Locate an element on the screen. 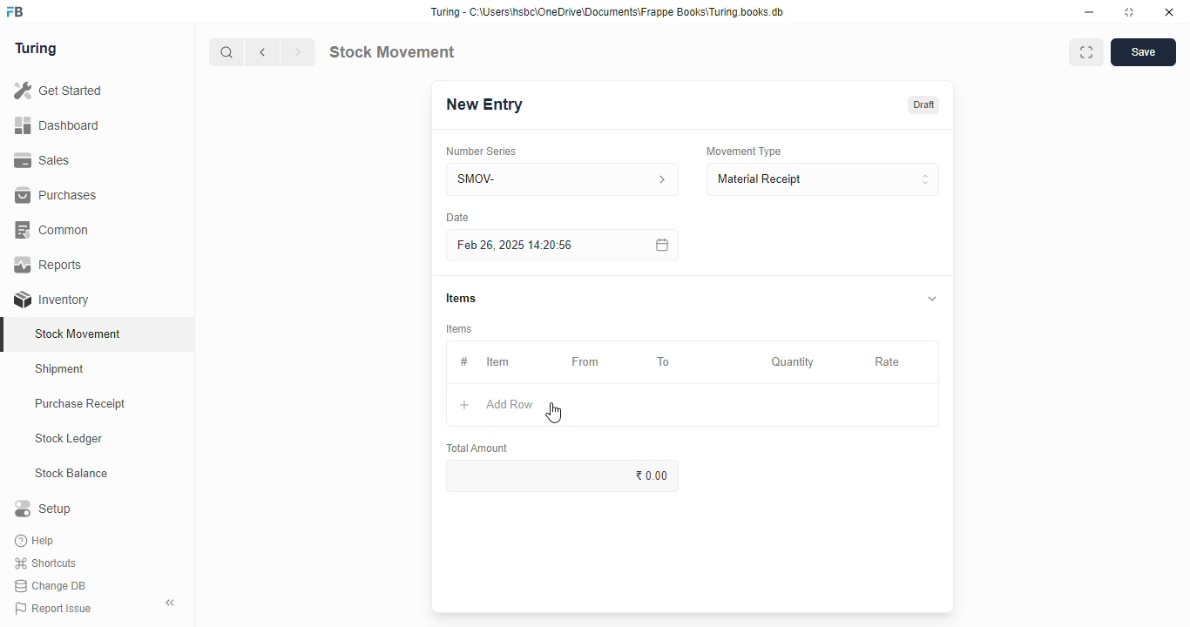 Image resolution: width=1190 pixels, height=627 pixels. quantity is located at coordinates (793, 362).